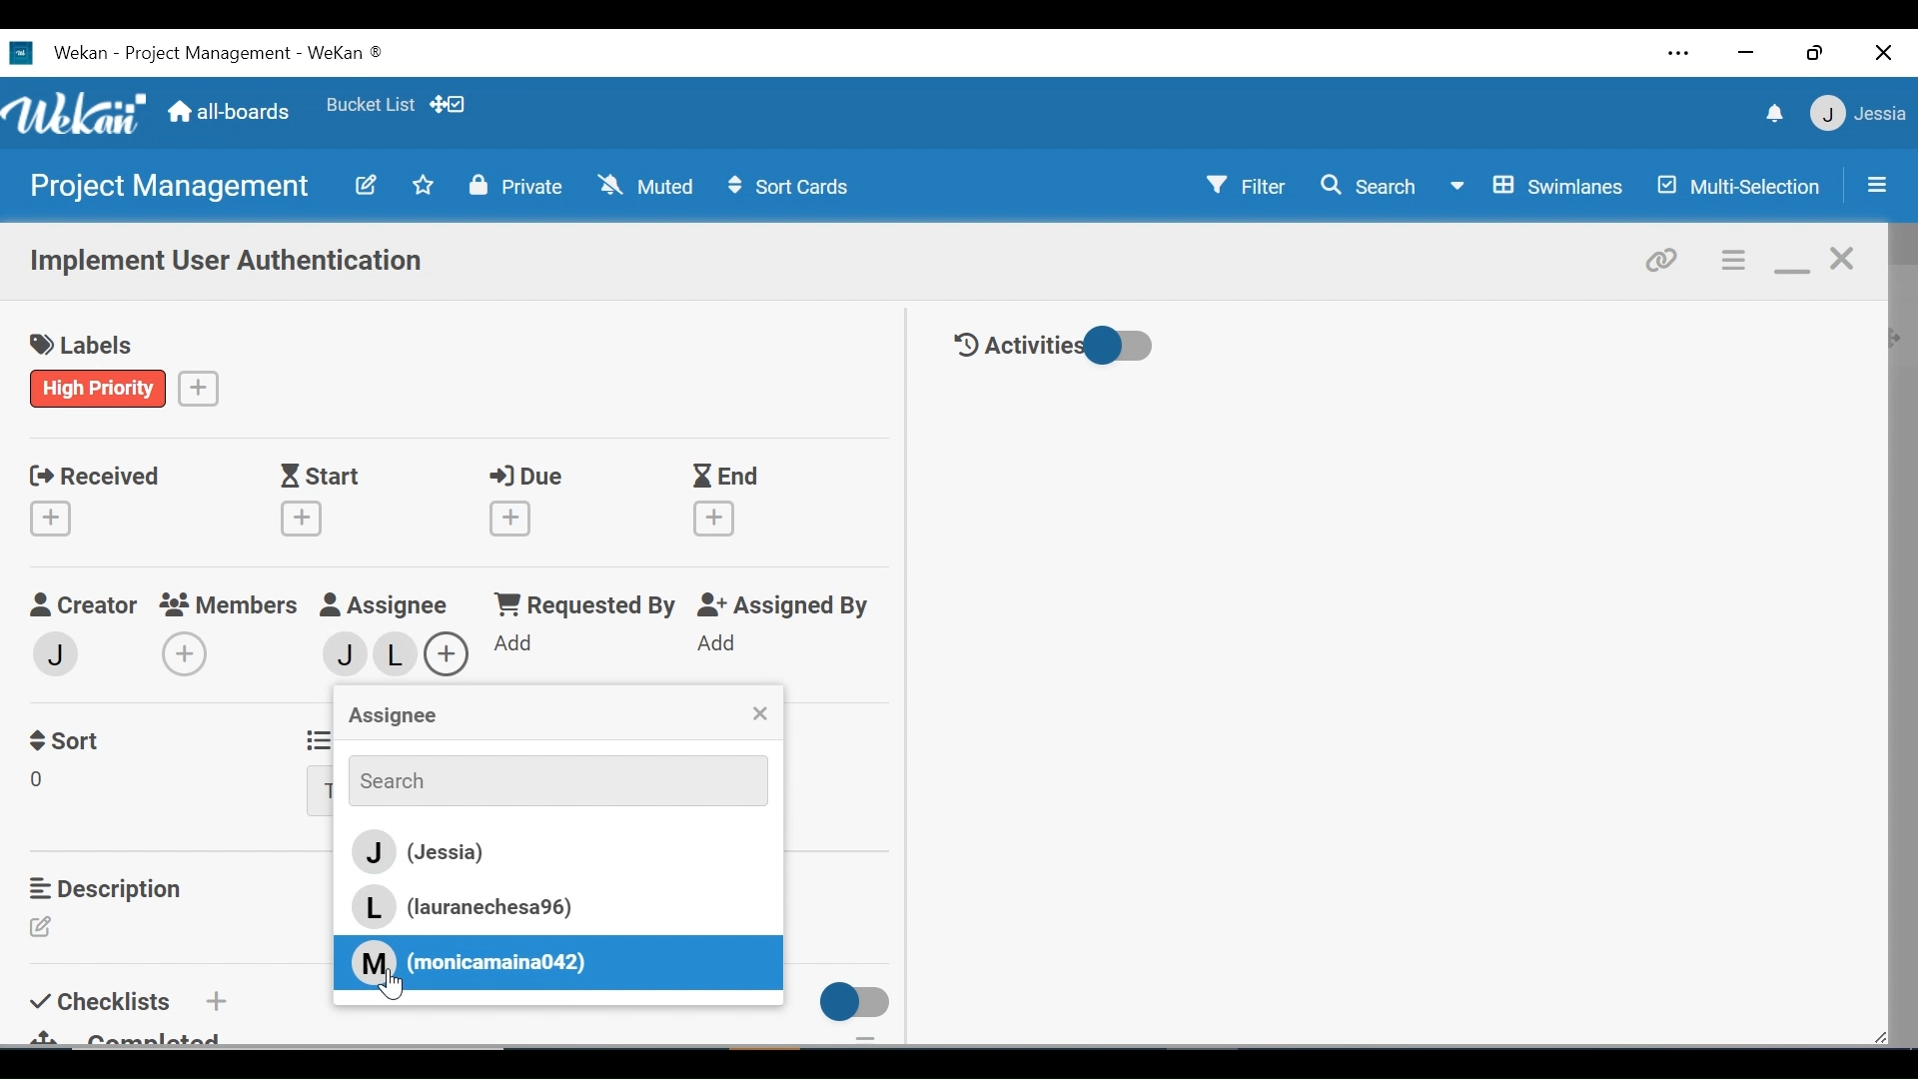  What do you see at coordinates (394, 606) in the screenshot?
I see `Assignee` at bounding box center [394, 606].